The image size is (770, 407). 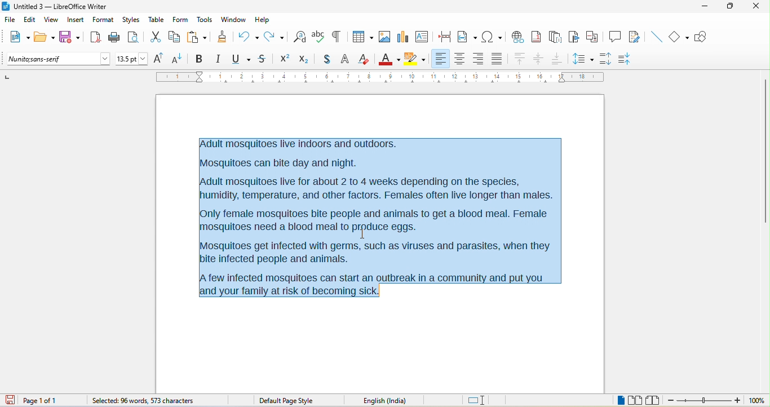 I want to click on cross reference, so click(x=595, y=37).